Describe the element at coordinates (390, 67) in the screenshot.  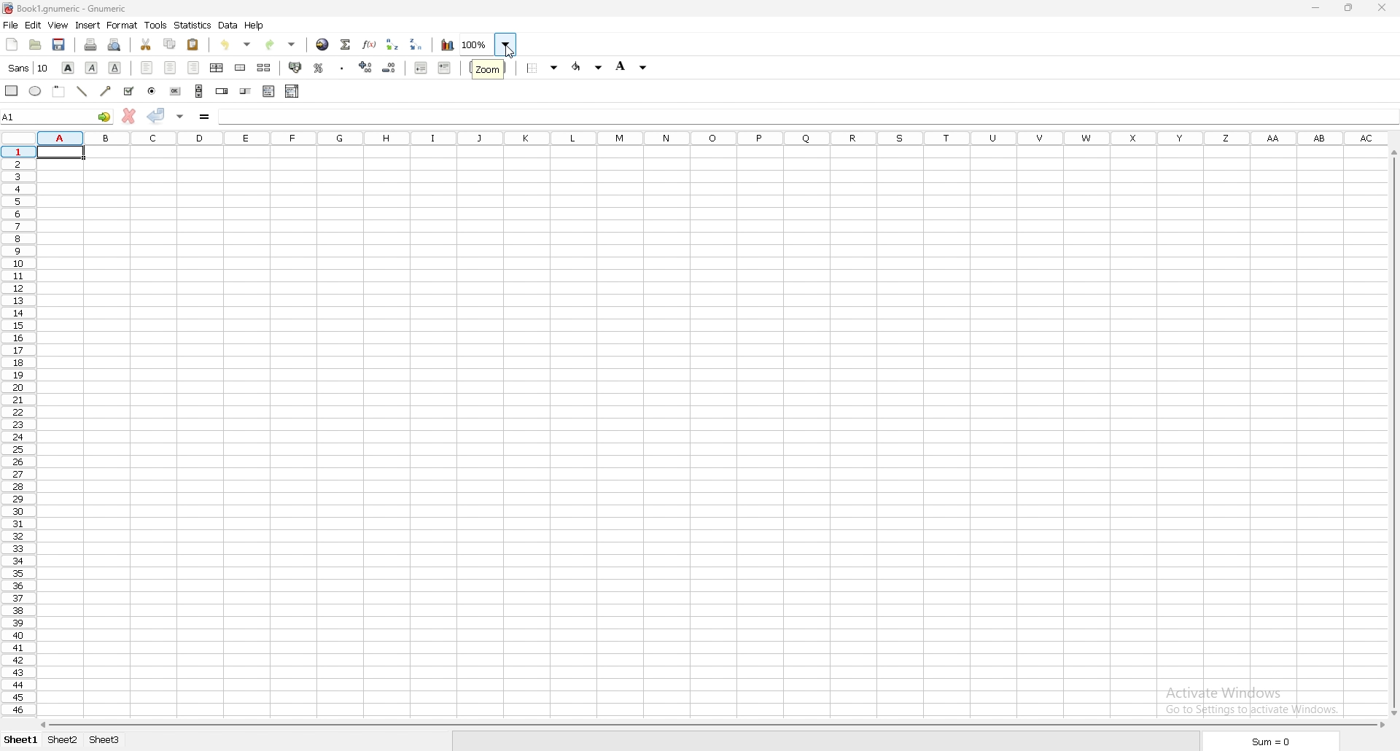
I see `decrease decimals` at that location.